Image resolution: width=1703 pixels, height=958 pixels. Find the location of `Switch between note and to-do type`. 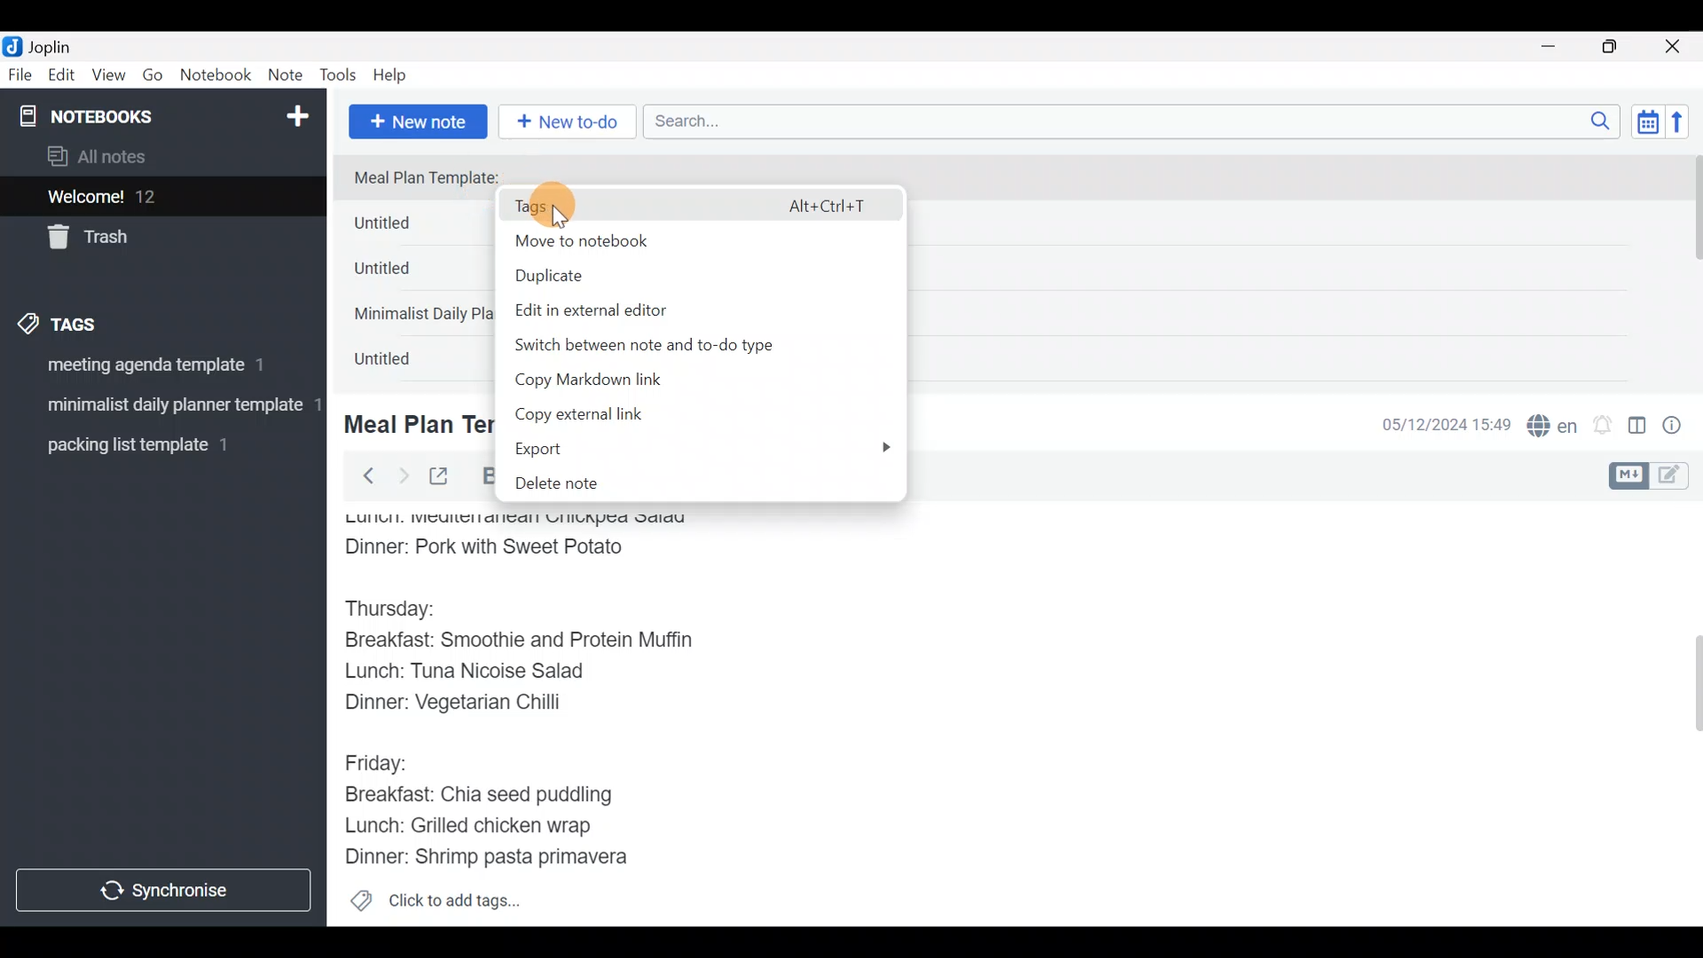

Switch between note and to-do type is located at coordinates (666, 346).